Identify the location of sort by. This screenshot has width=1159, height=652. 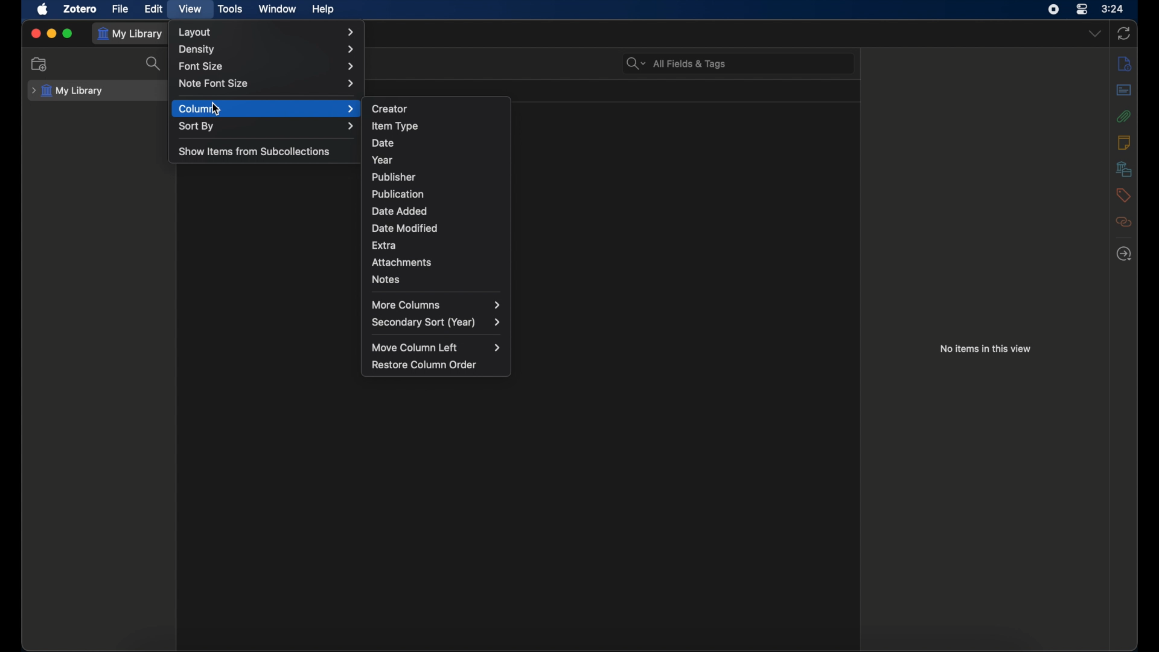
(268, 127).